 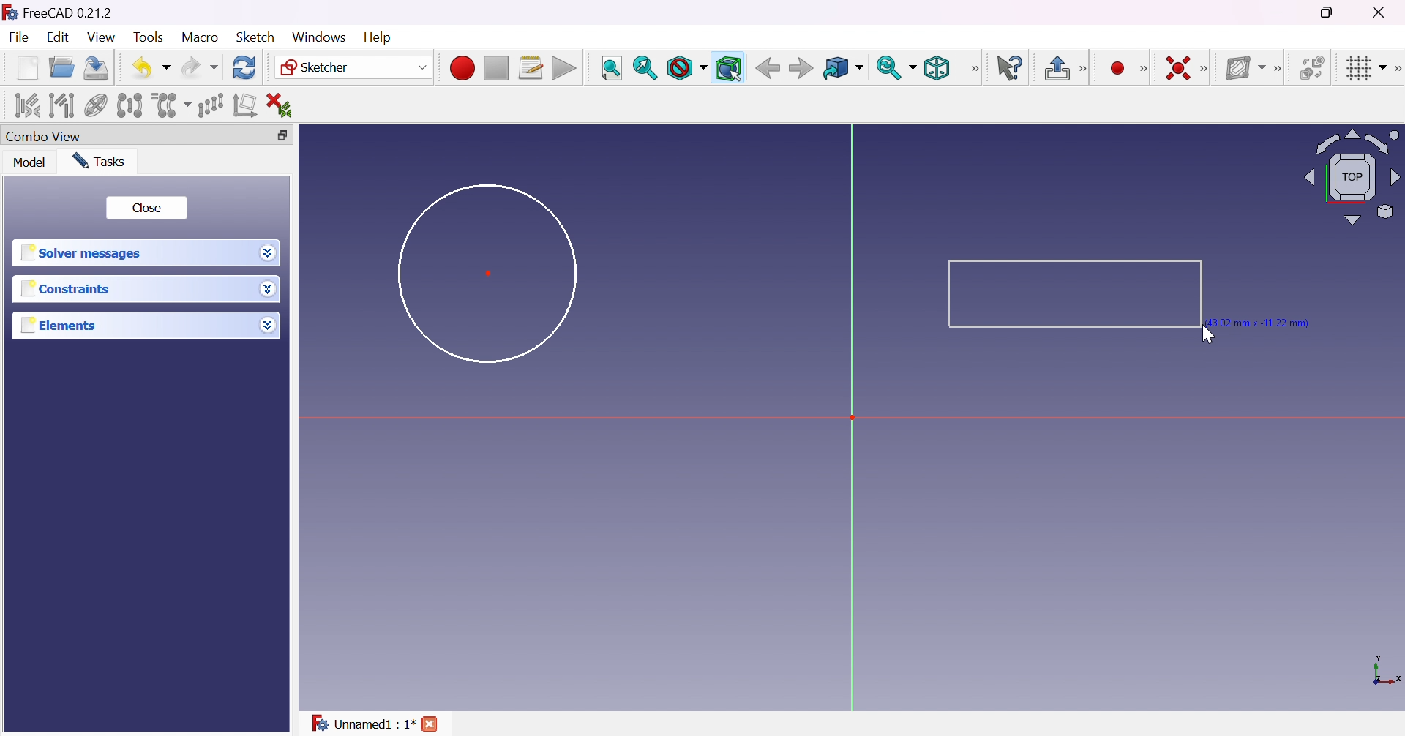 I want to click on Tasks, so click(x=98, y=160).